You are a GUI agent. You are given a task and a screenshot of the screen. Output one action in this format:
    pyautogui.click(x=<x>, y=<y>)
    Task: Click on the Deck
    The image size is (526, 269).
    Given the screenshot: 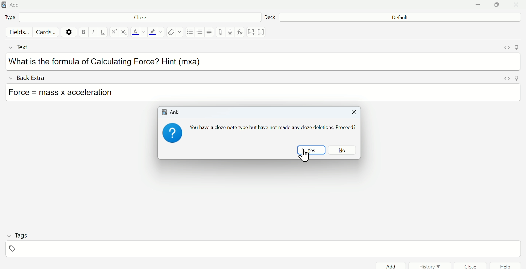 What is the action you would take?
    pyautogui.click(x=270, y=16)
    